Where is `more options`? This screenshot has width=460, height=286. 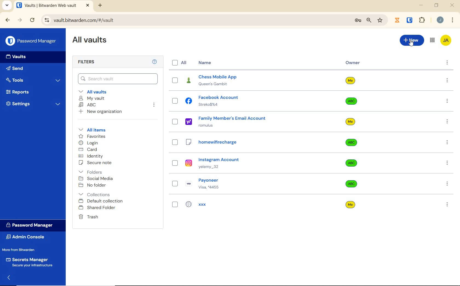 more options is located at coordinates (447, 204).